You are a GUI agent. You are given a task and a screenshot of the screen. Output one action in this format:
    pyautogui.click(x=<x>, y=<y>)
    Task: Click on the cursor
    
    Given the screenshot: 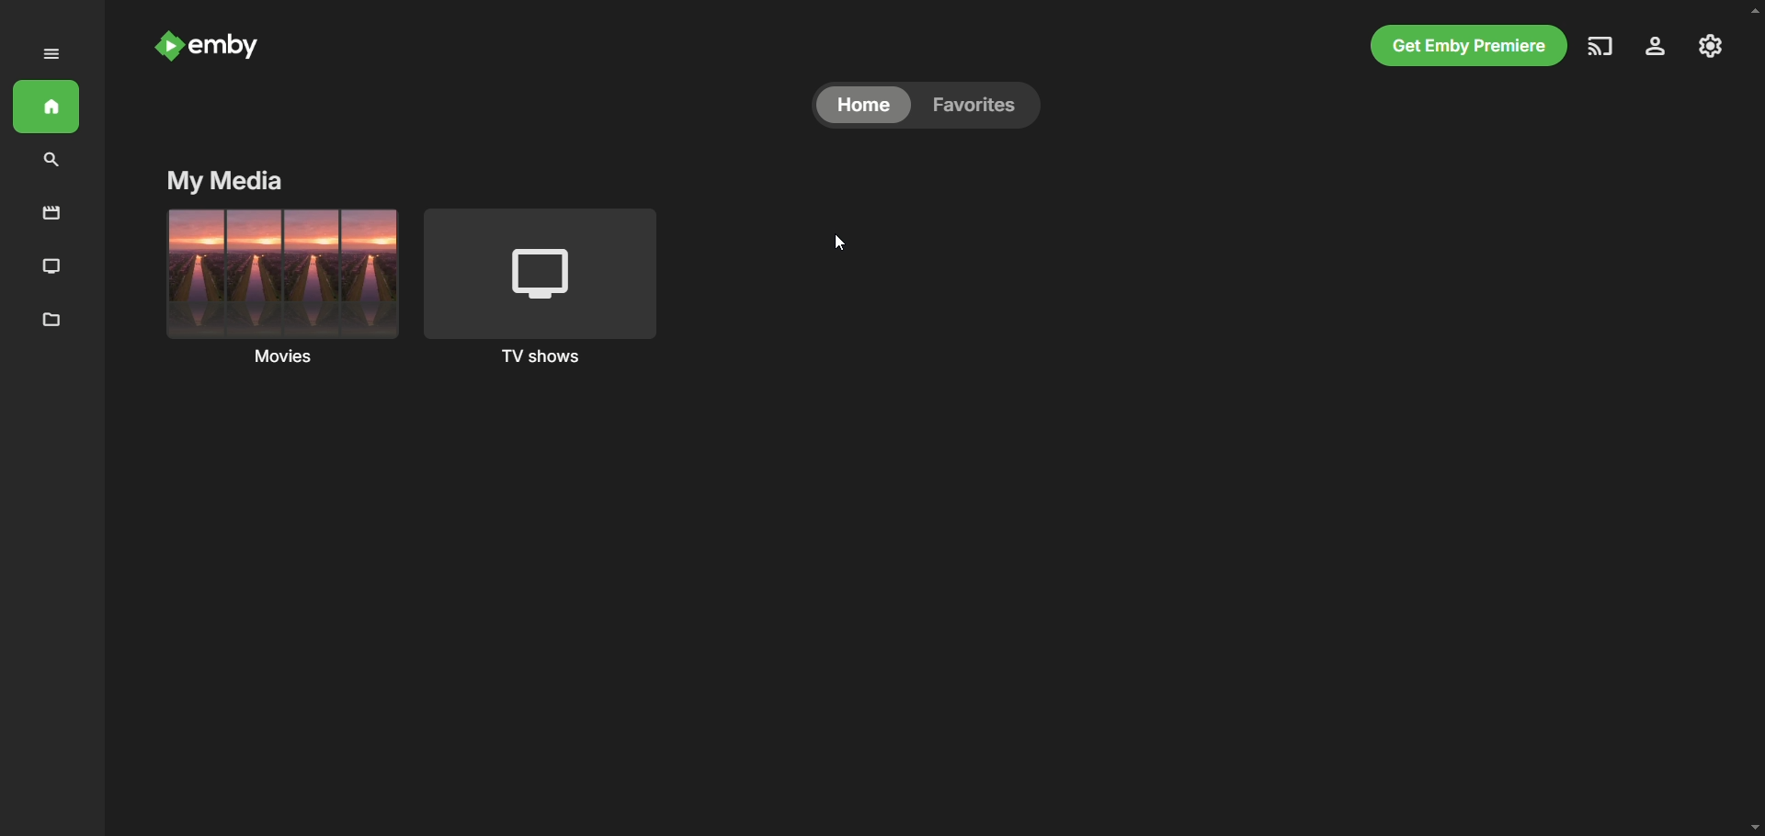 What is the action you would take?
    pyautogui.click(x=845, y=247)
    